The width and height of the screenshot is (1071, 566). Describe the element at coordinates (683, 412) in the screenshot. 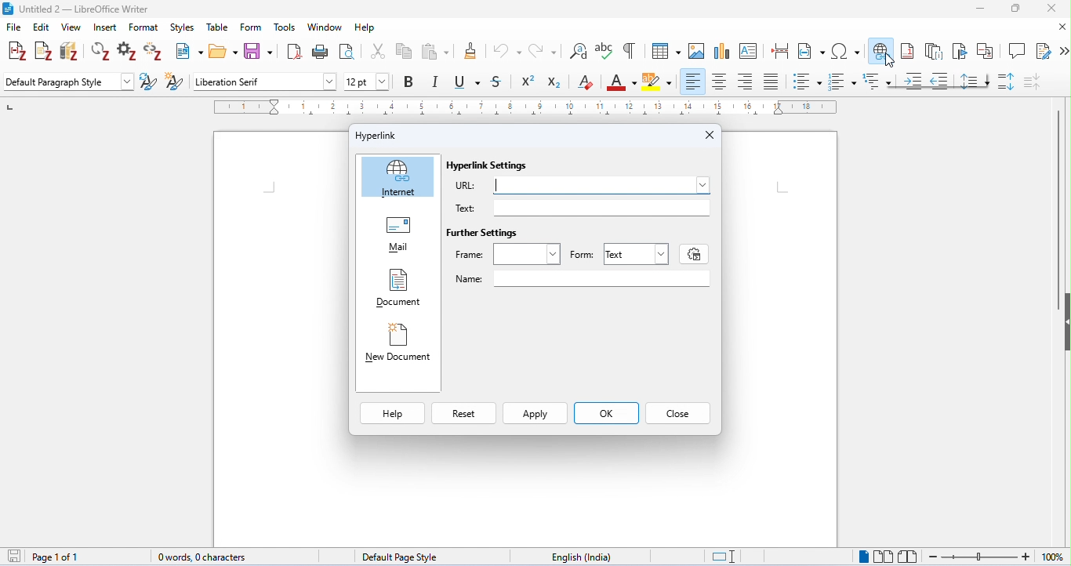

I see `Close` at that location.